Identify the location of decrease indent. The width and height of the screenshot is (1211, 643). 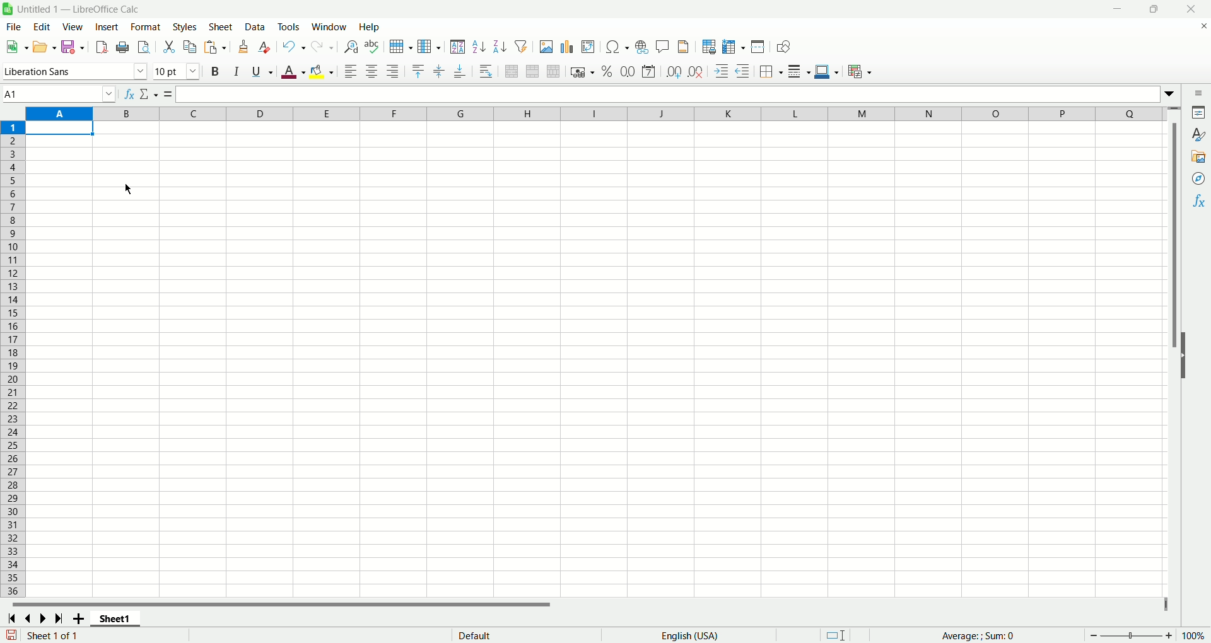
(744, 71).